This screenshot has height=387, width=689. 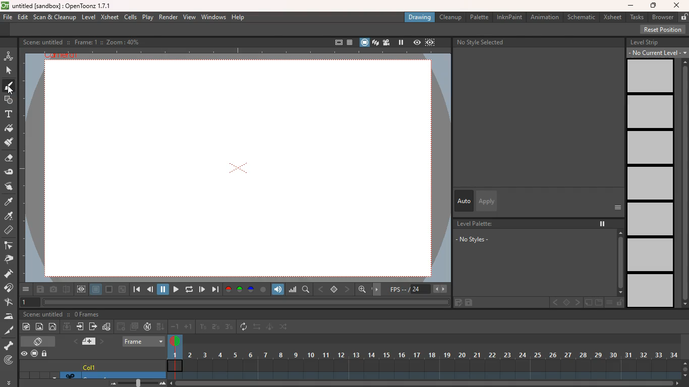 I want to click on stop, so click(x=335, y=290).